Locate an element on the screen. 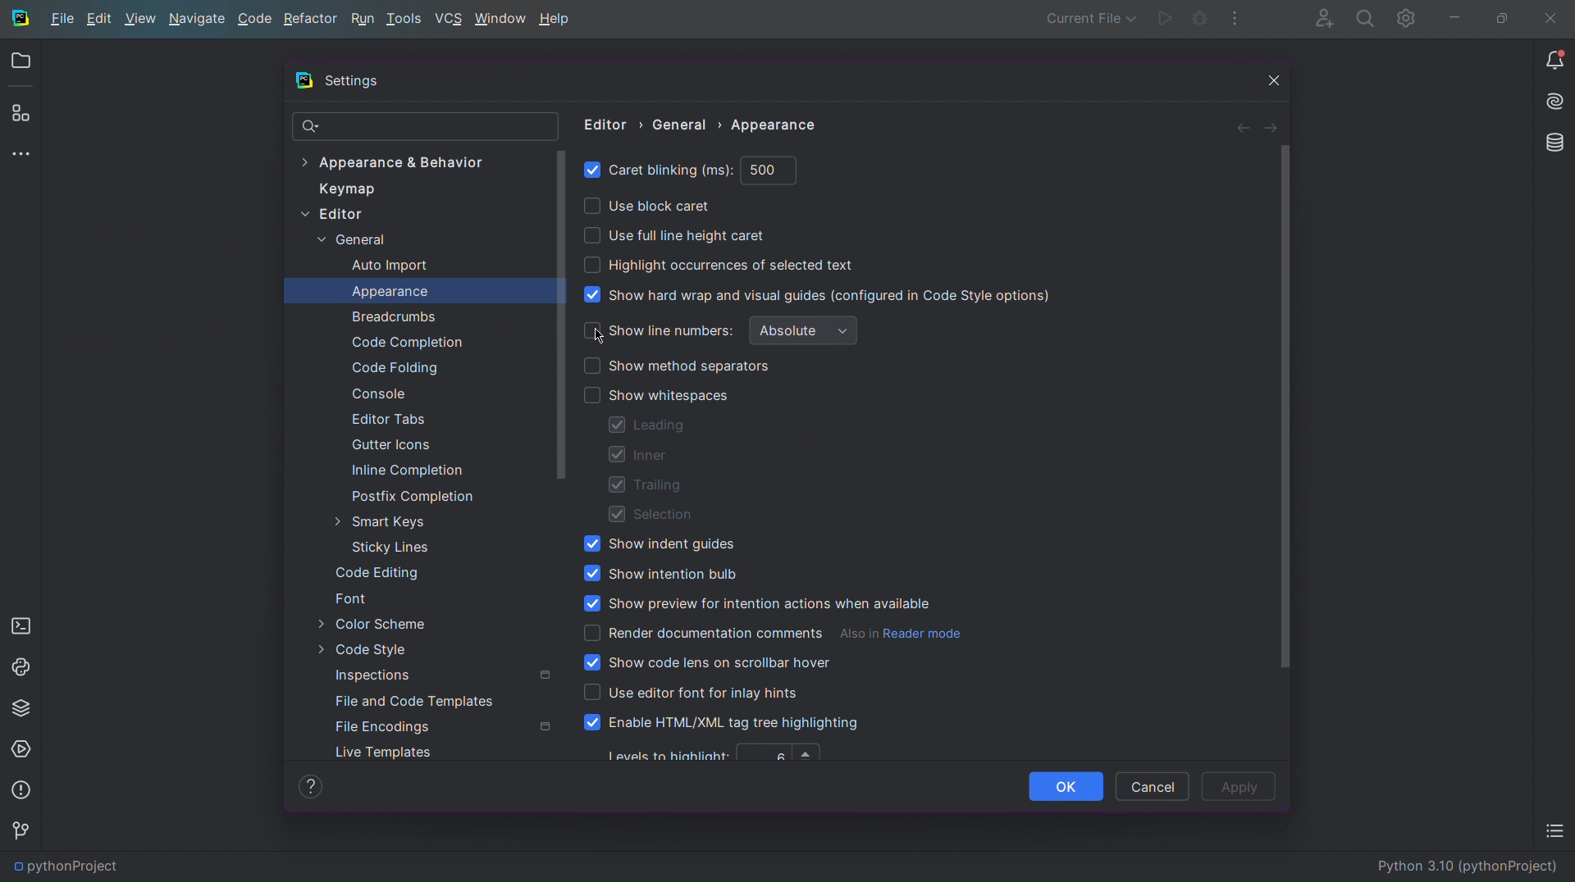 The height and width of the screenshot is (882, 1575). pythonProject is located at coordinates (61, 869).